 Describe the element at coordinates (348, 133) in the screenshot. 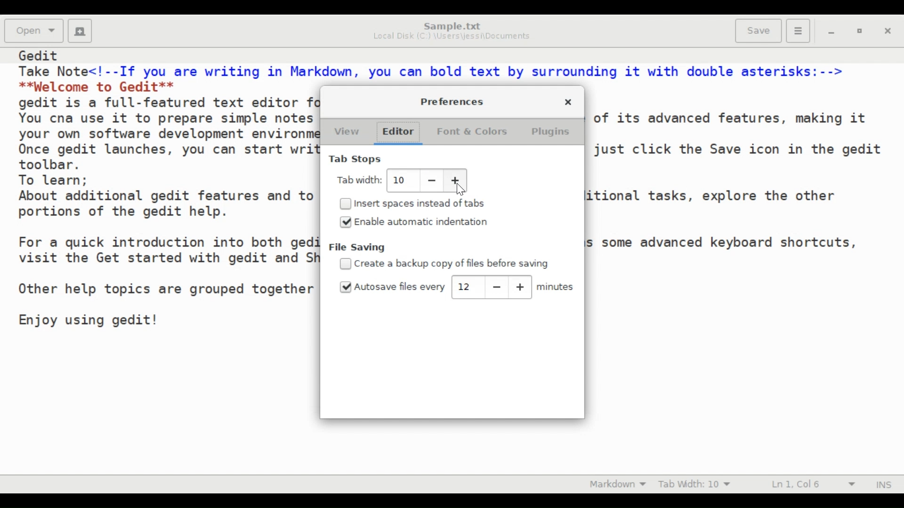

I see `View` at that location.